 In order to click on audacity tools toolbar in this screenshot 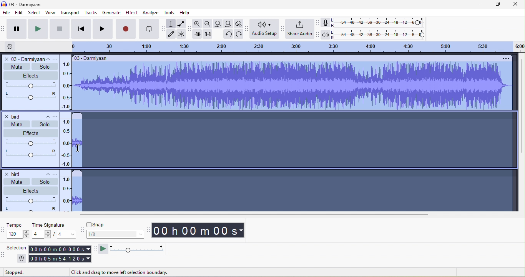, I will do `click(164, 29)`.